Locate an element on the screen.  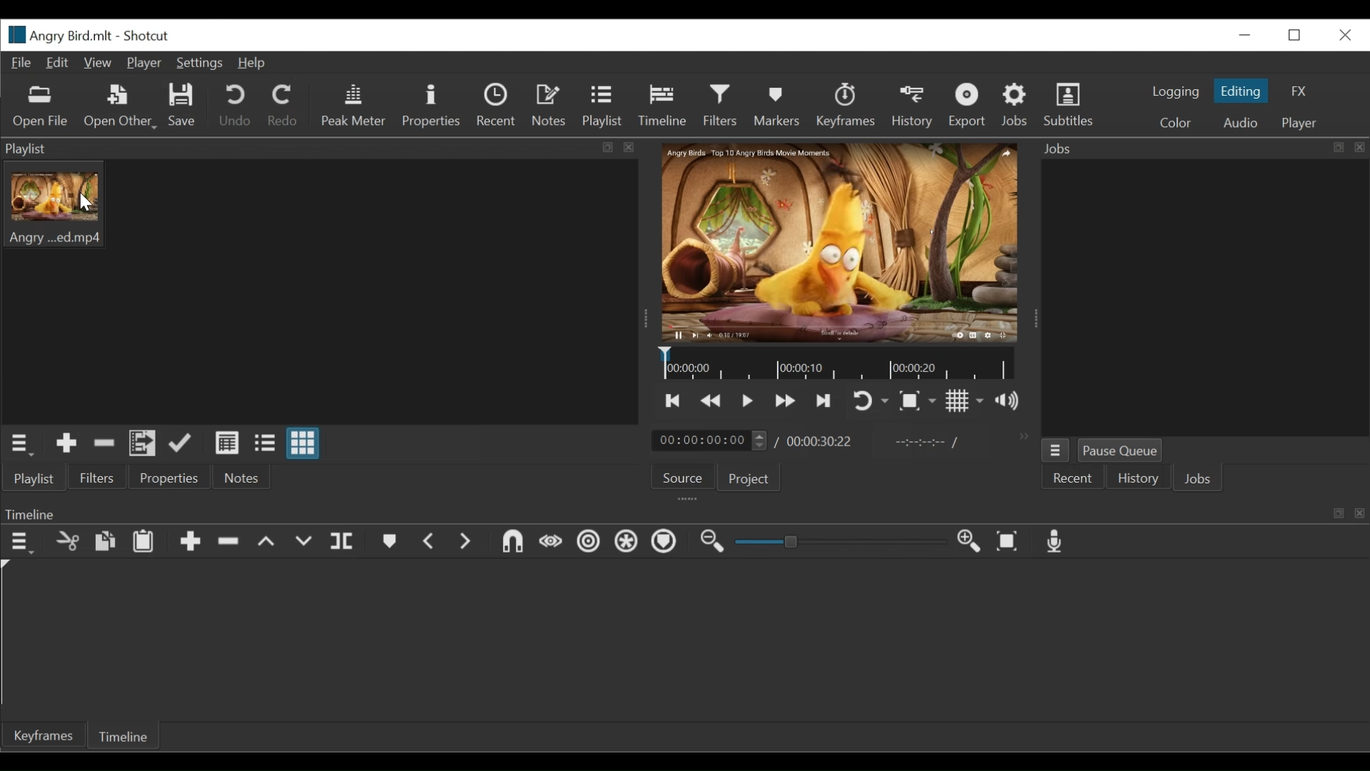
Toggle play or pause (space) is located at coordinates (747, 401).